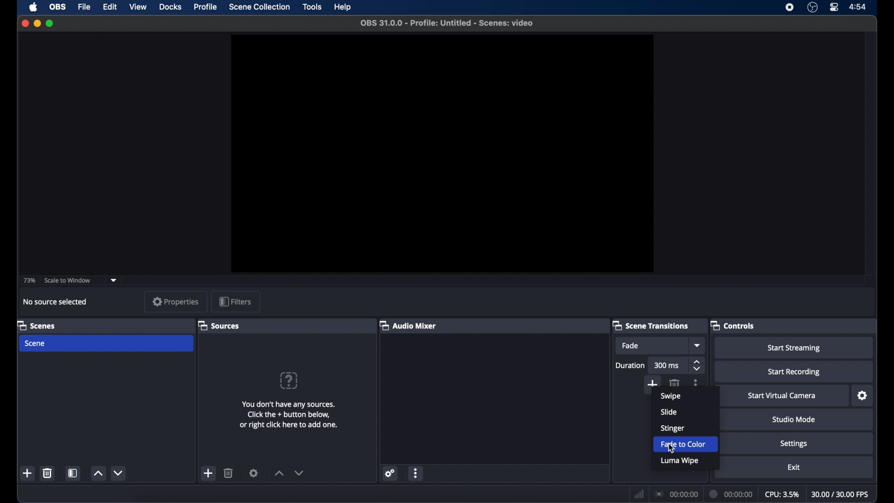 The width and height of the screenshot is (894, 503). I want to click on view, so click(139, 7).